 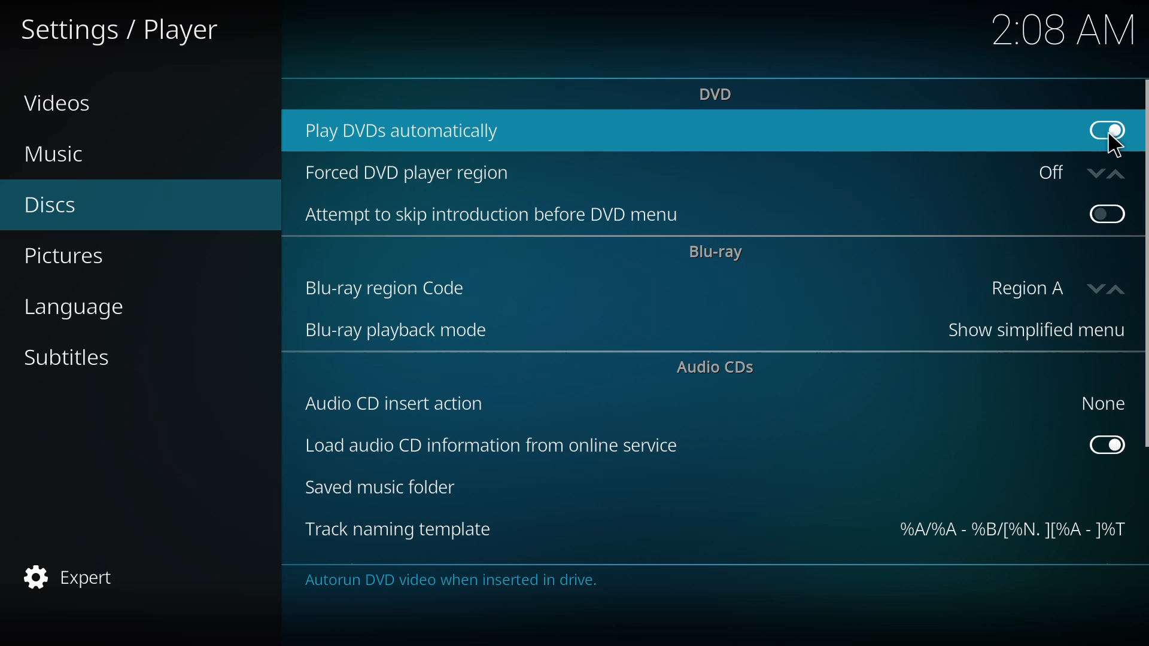 What do you see at coordinates (1147, 264) in the screenshot?
I see `scroll bar` at bounding box center [1147, 264].